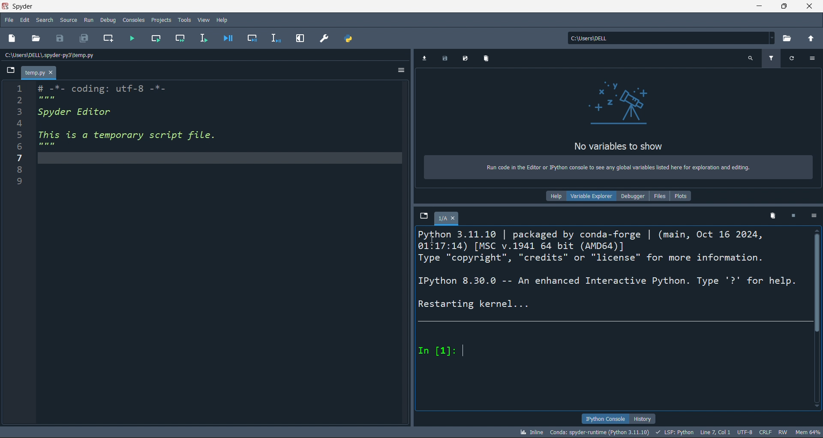  What do you see at coordinates (108, 39) in the screenshot?
I see `new cell` at bounding box center [108, 39].